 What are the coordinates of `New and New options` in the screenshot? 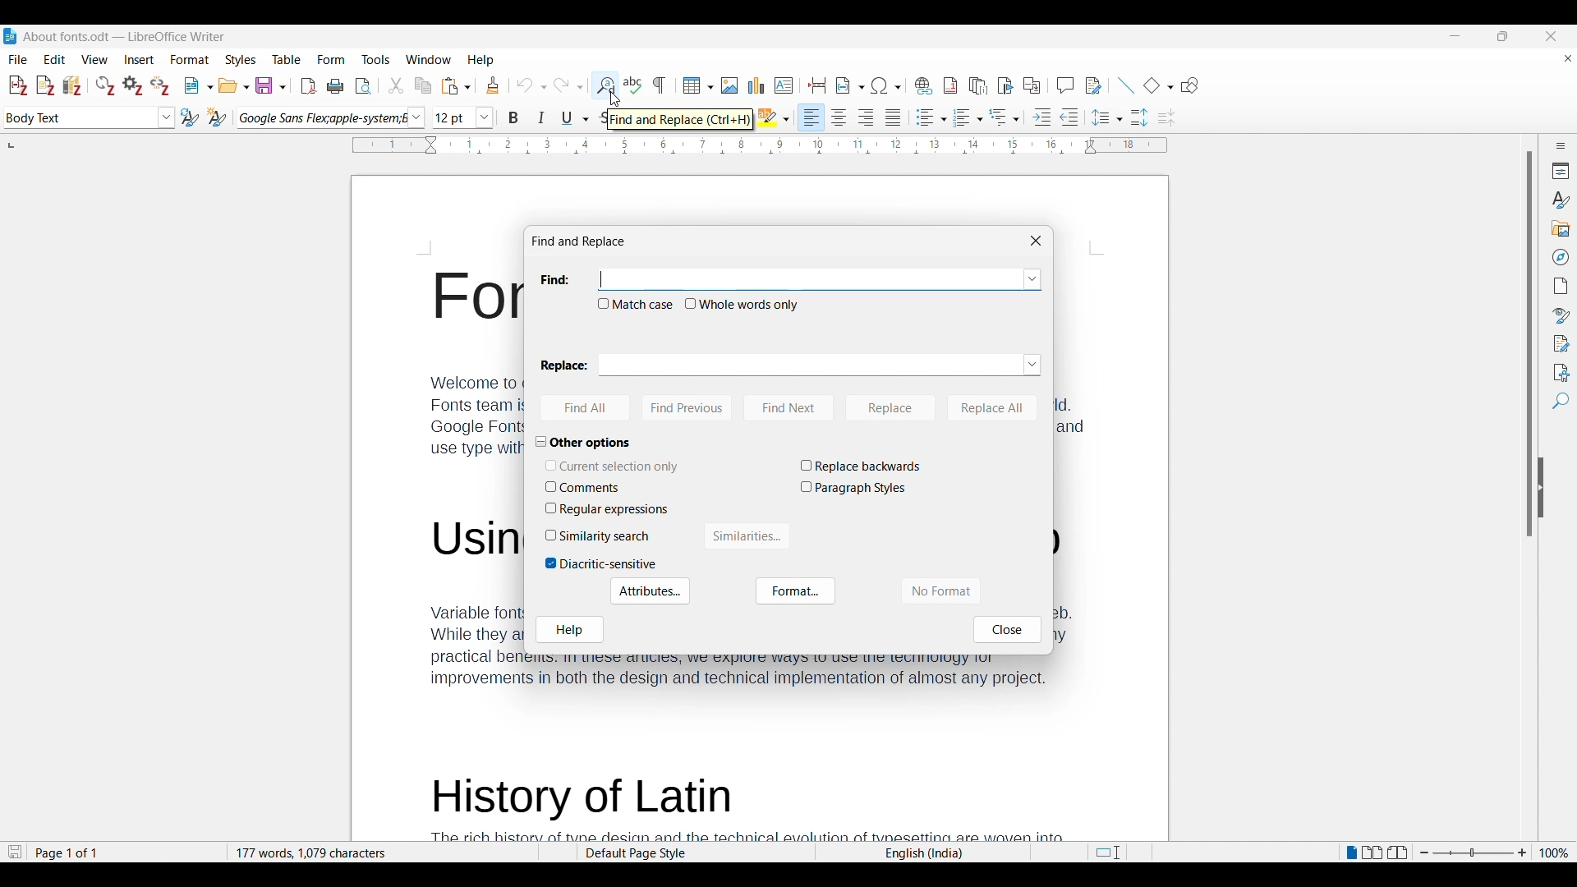 It's located at (198, 85).